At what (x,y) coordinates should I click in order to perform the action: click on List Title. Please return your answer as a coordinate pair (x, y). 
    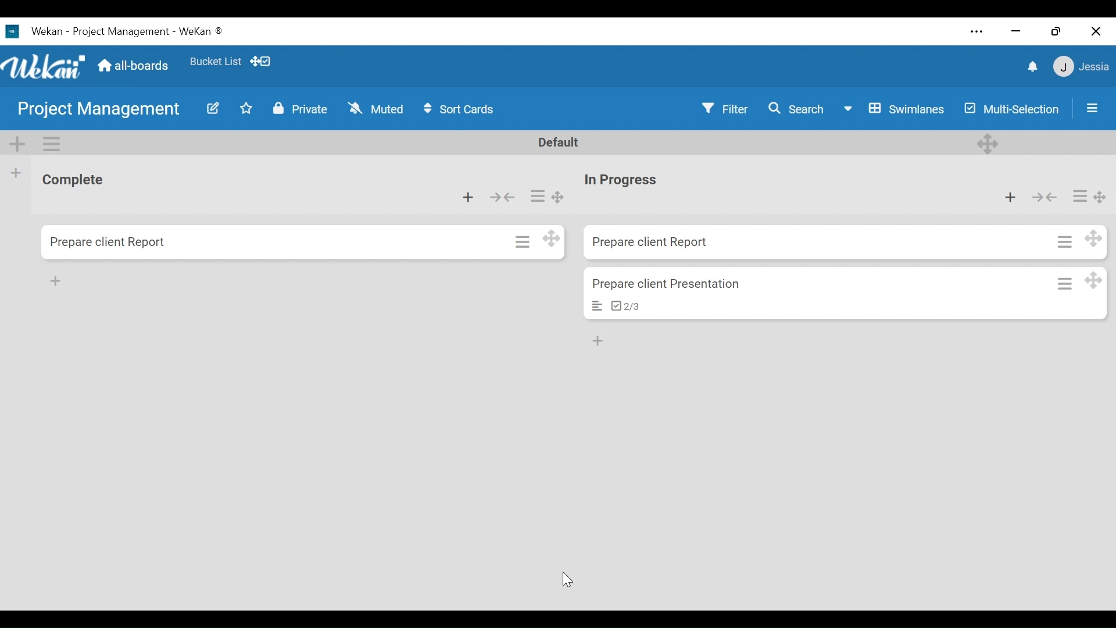
    Looking at the image, I should click on (78, 181).